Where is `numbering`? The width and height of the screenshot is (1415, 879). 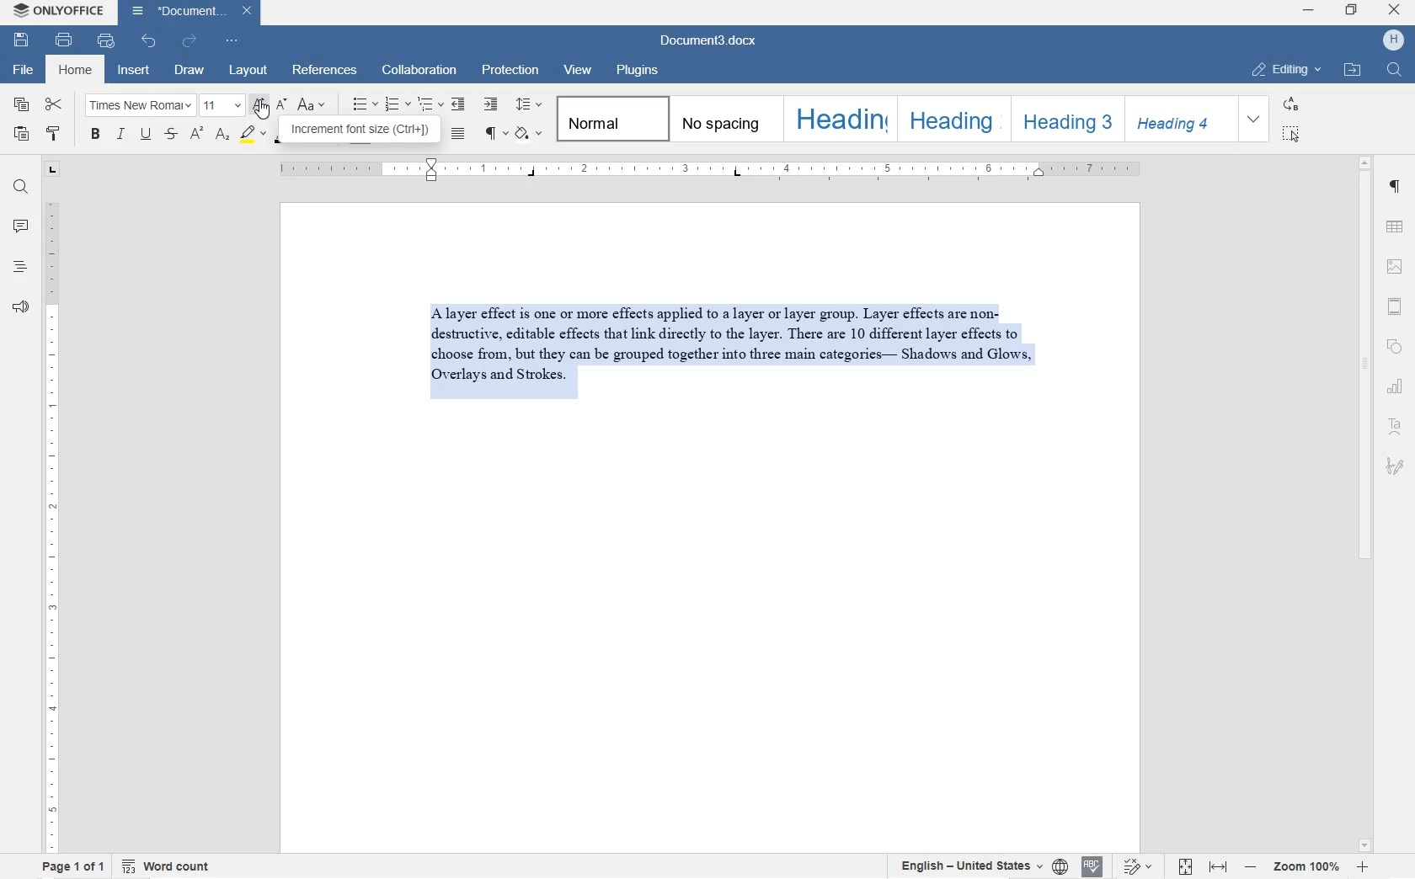 numbering is located at coordinates (397, 105).